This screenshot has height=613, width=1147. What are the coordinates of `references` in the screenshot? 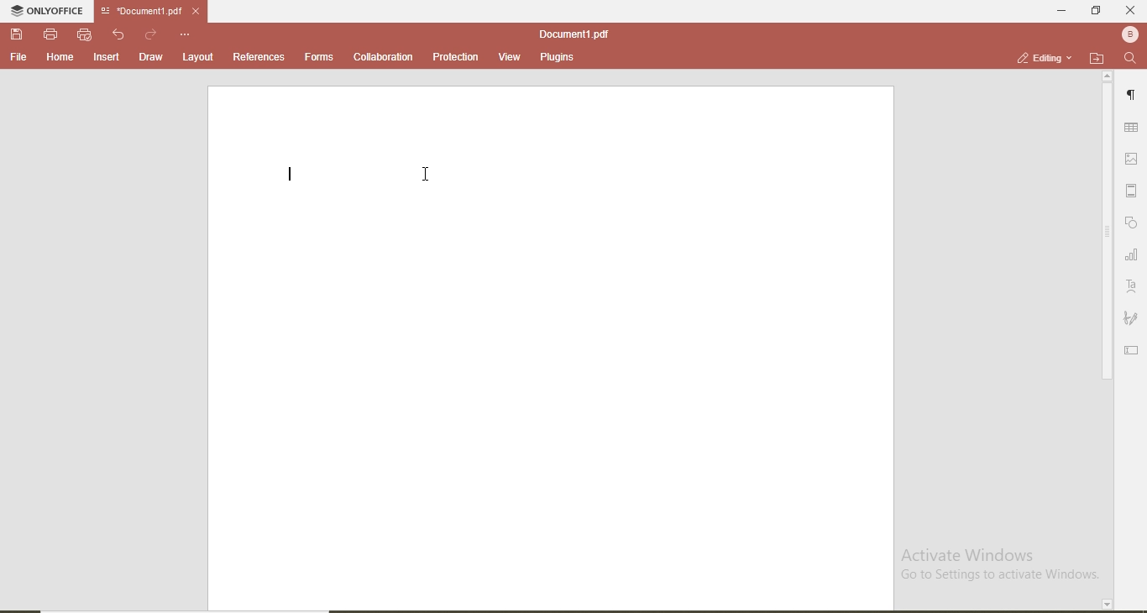 It's located at (259, 58).